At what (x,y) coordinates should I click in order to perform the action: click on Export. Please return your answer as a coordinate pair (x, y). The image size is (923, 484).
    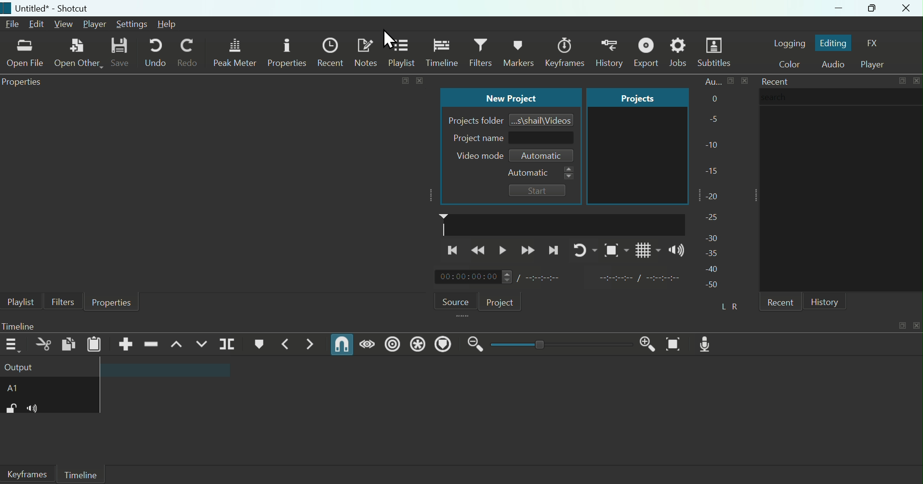
    Looking at the image, I should click on (648, 52).